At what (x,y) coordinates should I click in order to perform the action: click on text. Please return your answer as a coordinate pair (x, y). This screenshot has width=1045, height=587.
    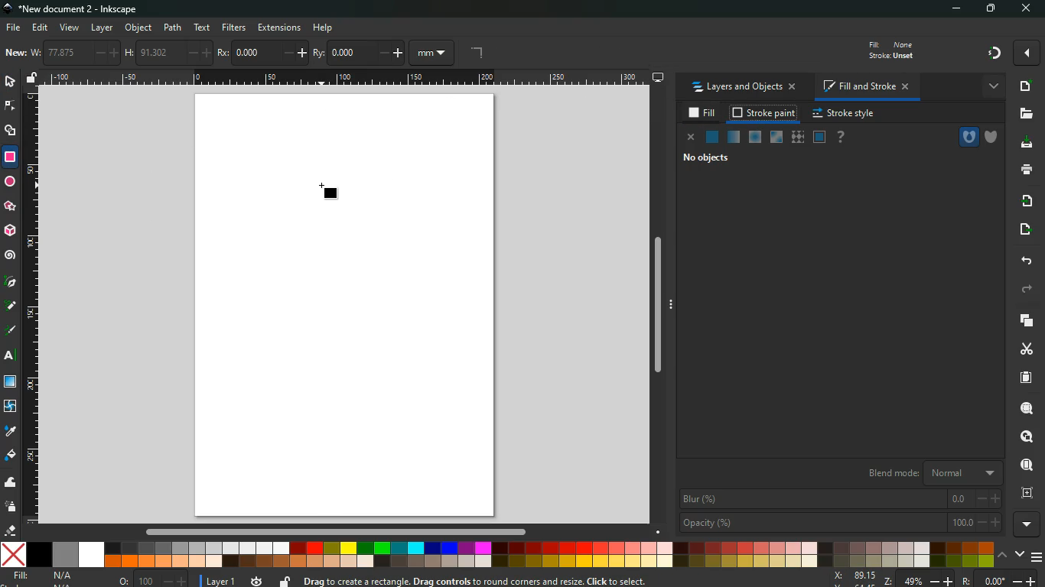
    Looking at the image, I should click on (11, 357).